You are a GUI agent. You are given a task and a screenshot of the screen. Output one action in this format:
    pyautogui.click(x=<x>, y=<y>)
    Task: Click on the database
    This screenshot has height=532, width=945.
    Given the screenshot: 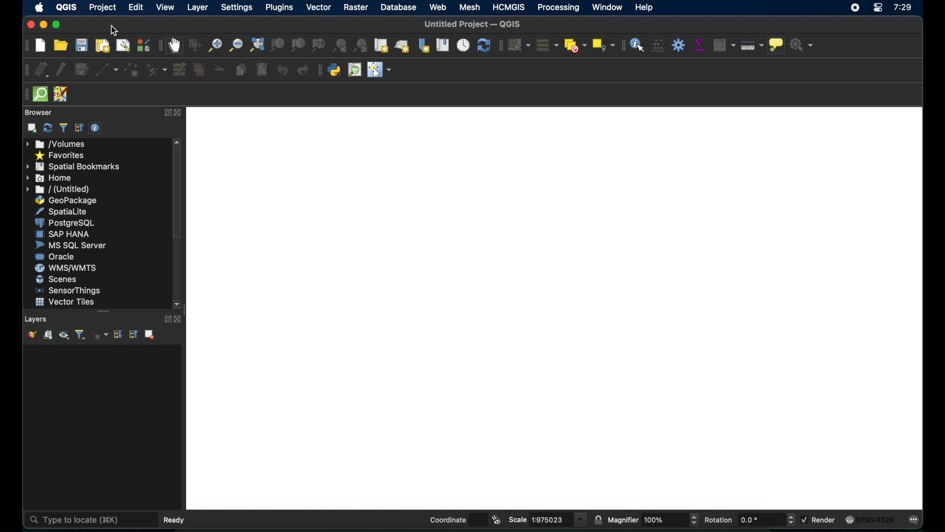 What is the action you would take?
    pyautogui.click(x=400, y=8)
    